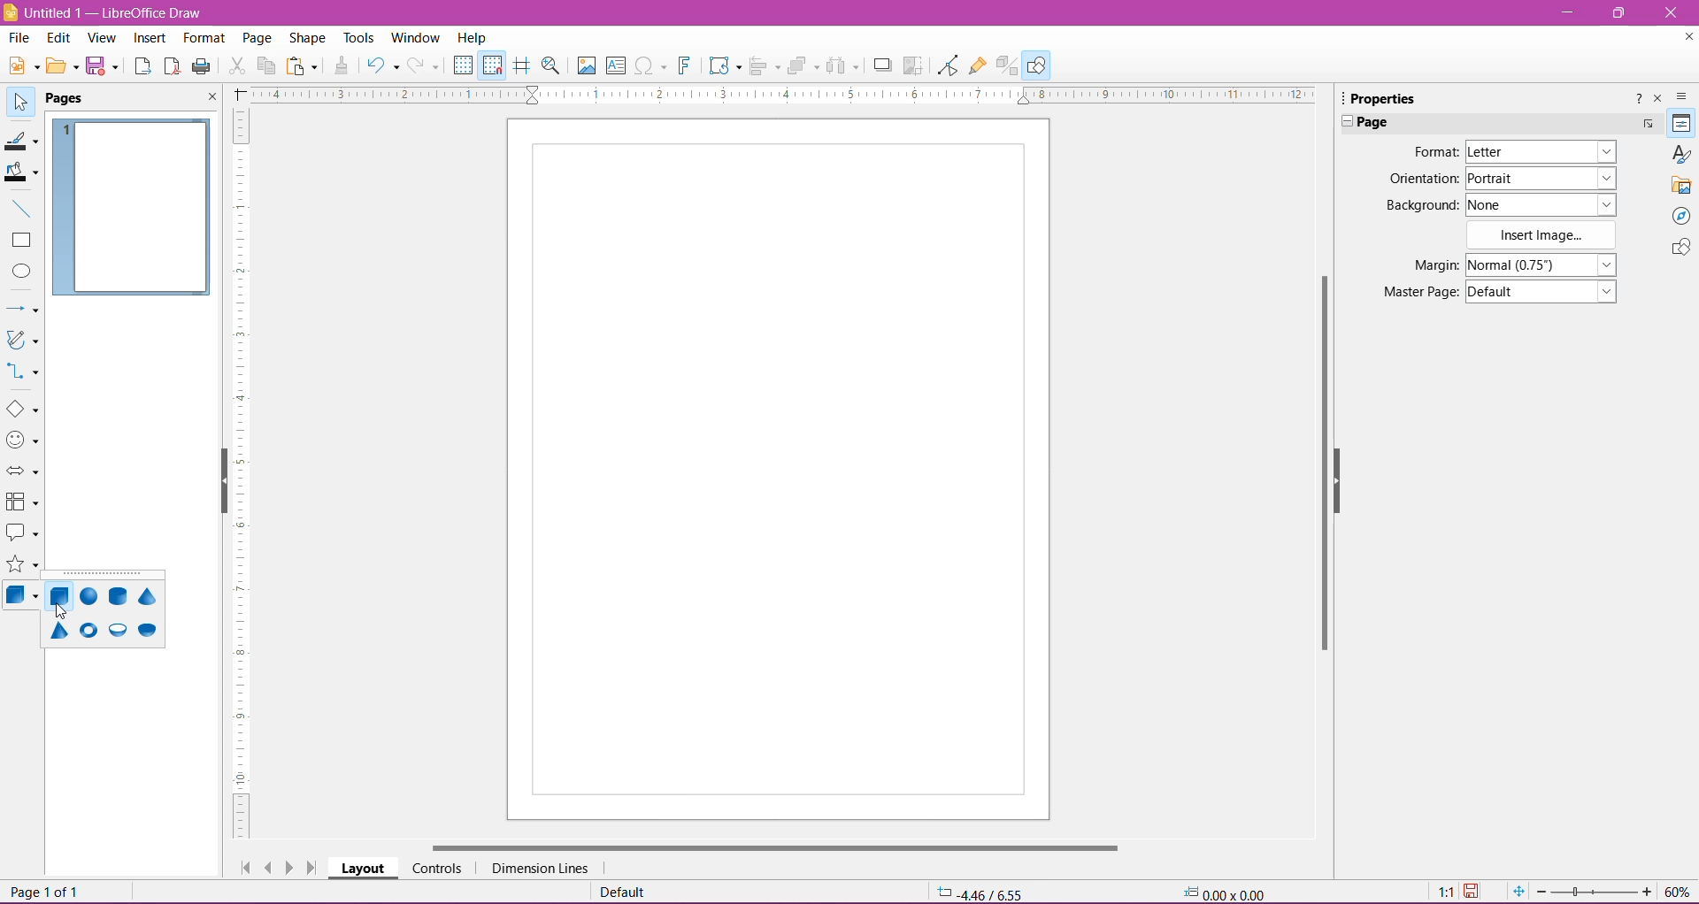 Image resolution: width=1699 pixels, height=904 pixels. What do you see at coordinates (803, 65) in the screenshot?
I see `Arrange` at bounding box center [803, 65].